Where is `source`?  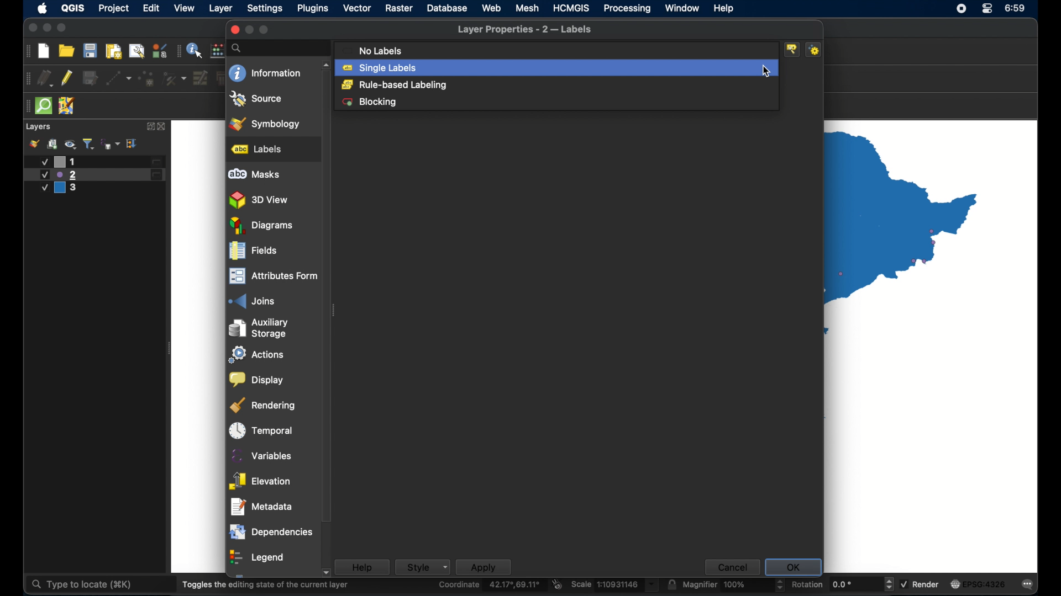
source is located at coordinates (256, 99).